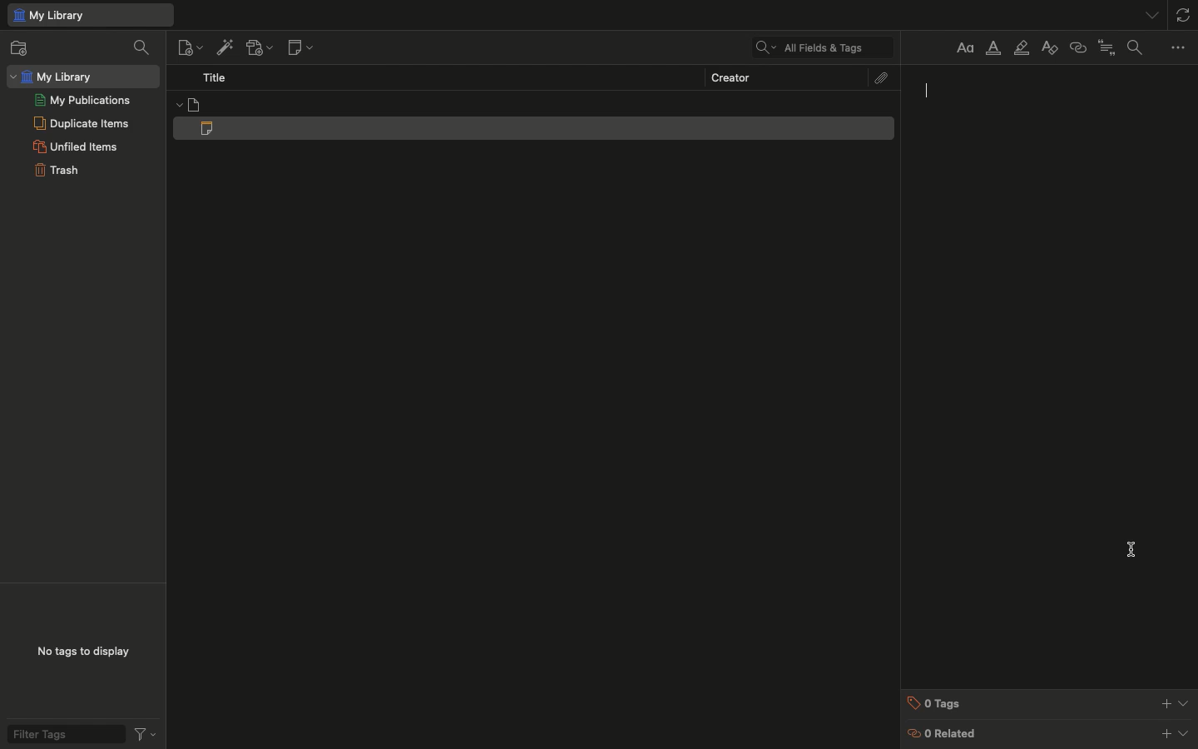 This screenshot has width=1198, height=749. What do you see at coordinates (1077, 48) in the screenshot?
I see `Insert link` at bounding box center [1077, 48].